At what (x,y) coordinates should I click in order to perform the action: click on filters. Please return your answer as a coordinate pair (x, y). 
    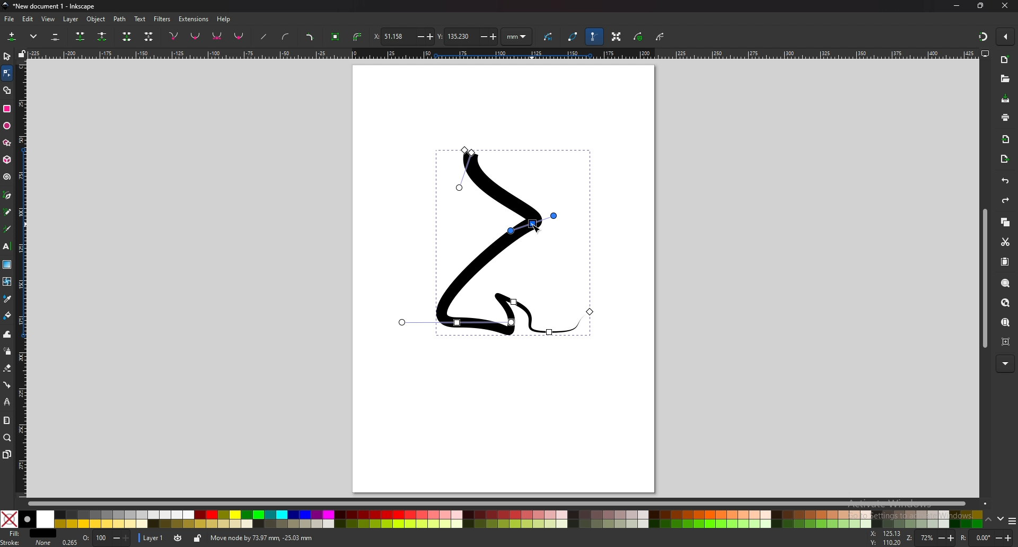
    Looking at the image, I should click on (163, 18).